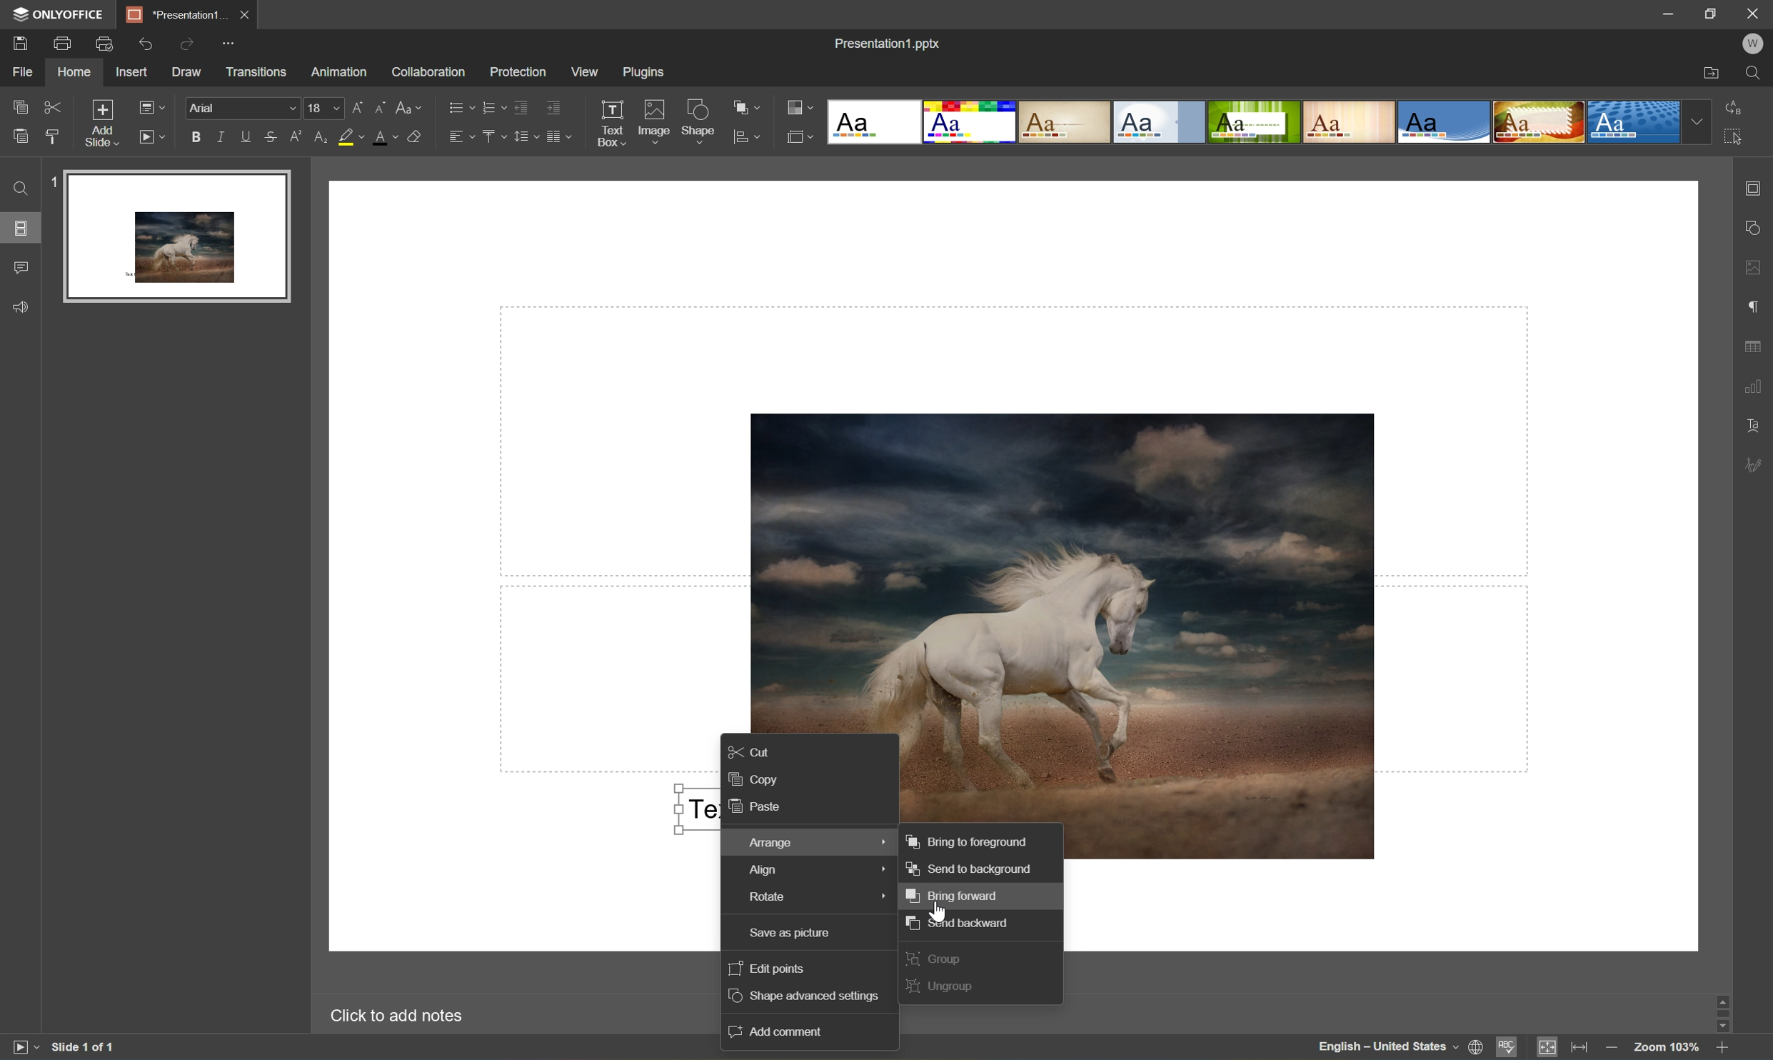 This screenshot has width=1773, height=1060. Describe the element at coordinates (229, 46) in the screenshot. I see `Customize quick access toolbar` at that location.